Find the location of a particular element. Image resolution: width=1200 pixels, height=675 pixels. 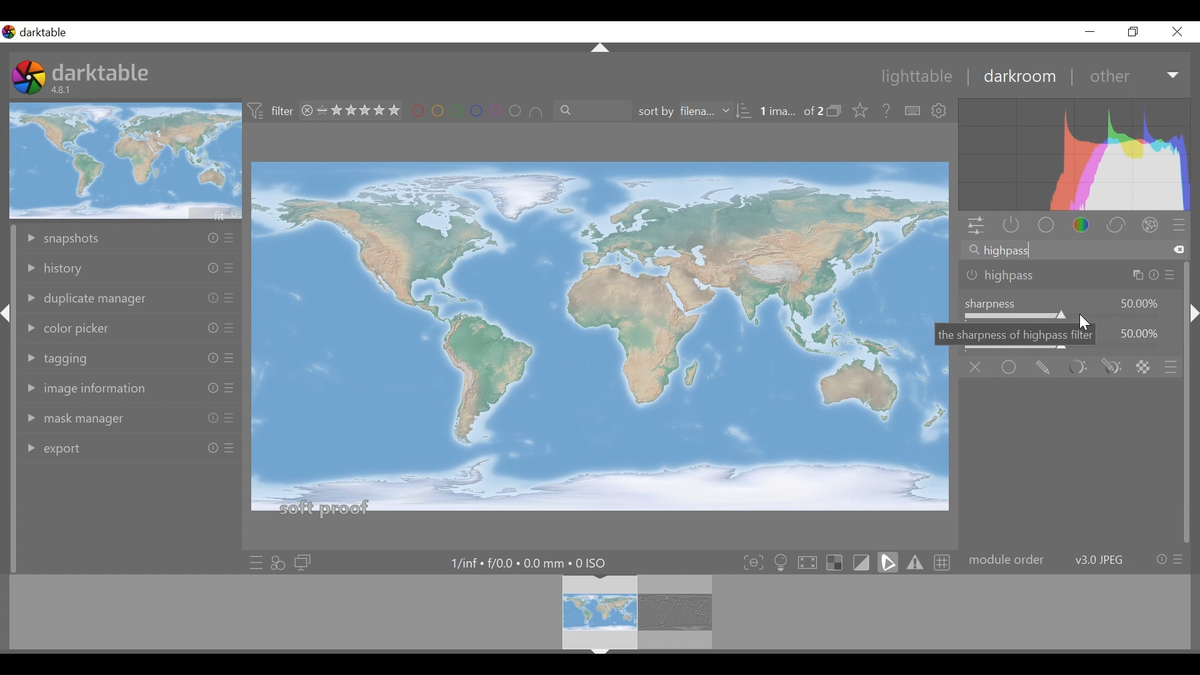

base is located at coordinates (1044, 226).